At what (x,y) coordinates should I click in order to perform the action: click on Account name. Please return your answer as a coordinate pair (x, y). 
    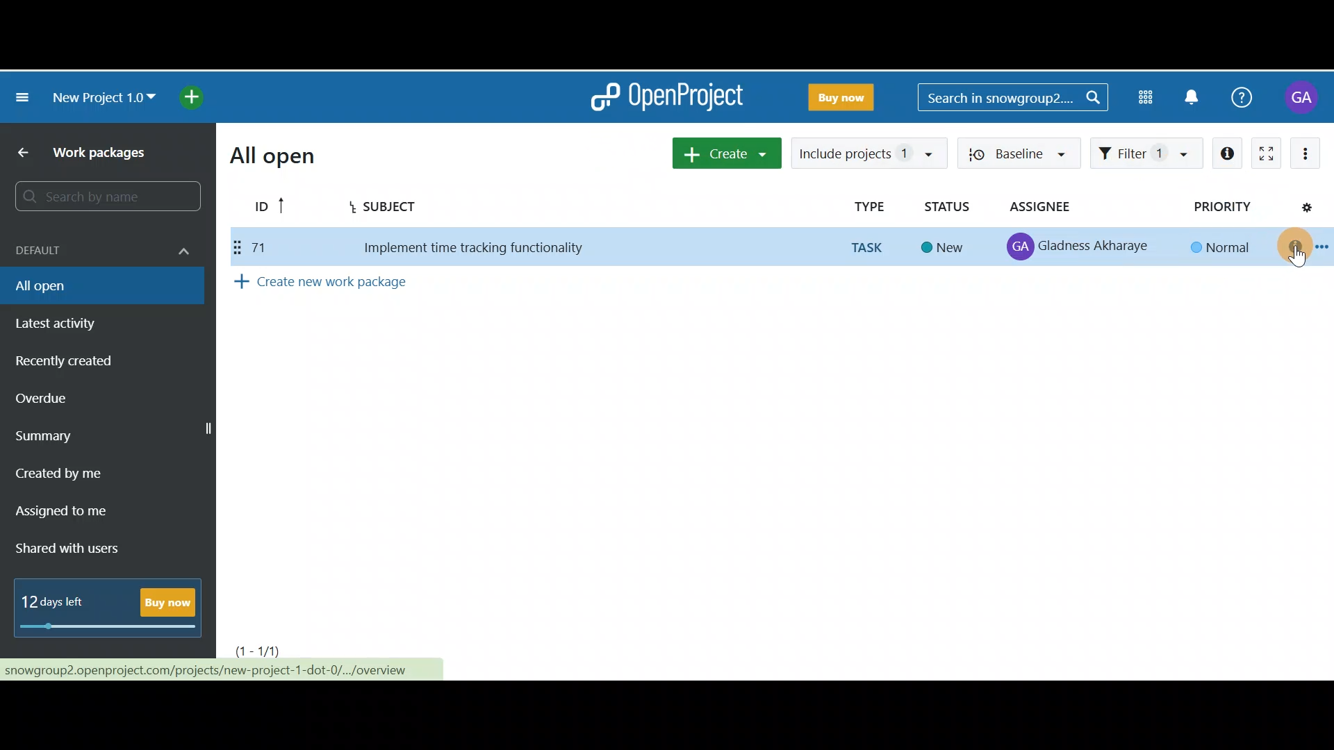
    Looking at the image, I should click on (1301, 98).